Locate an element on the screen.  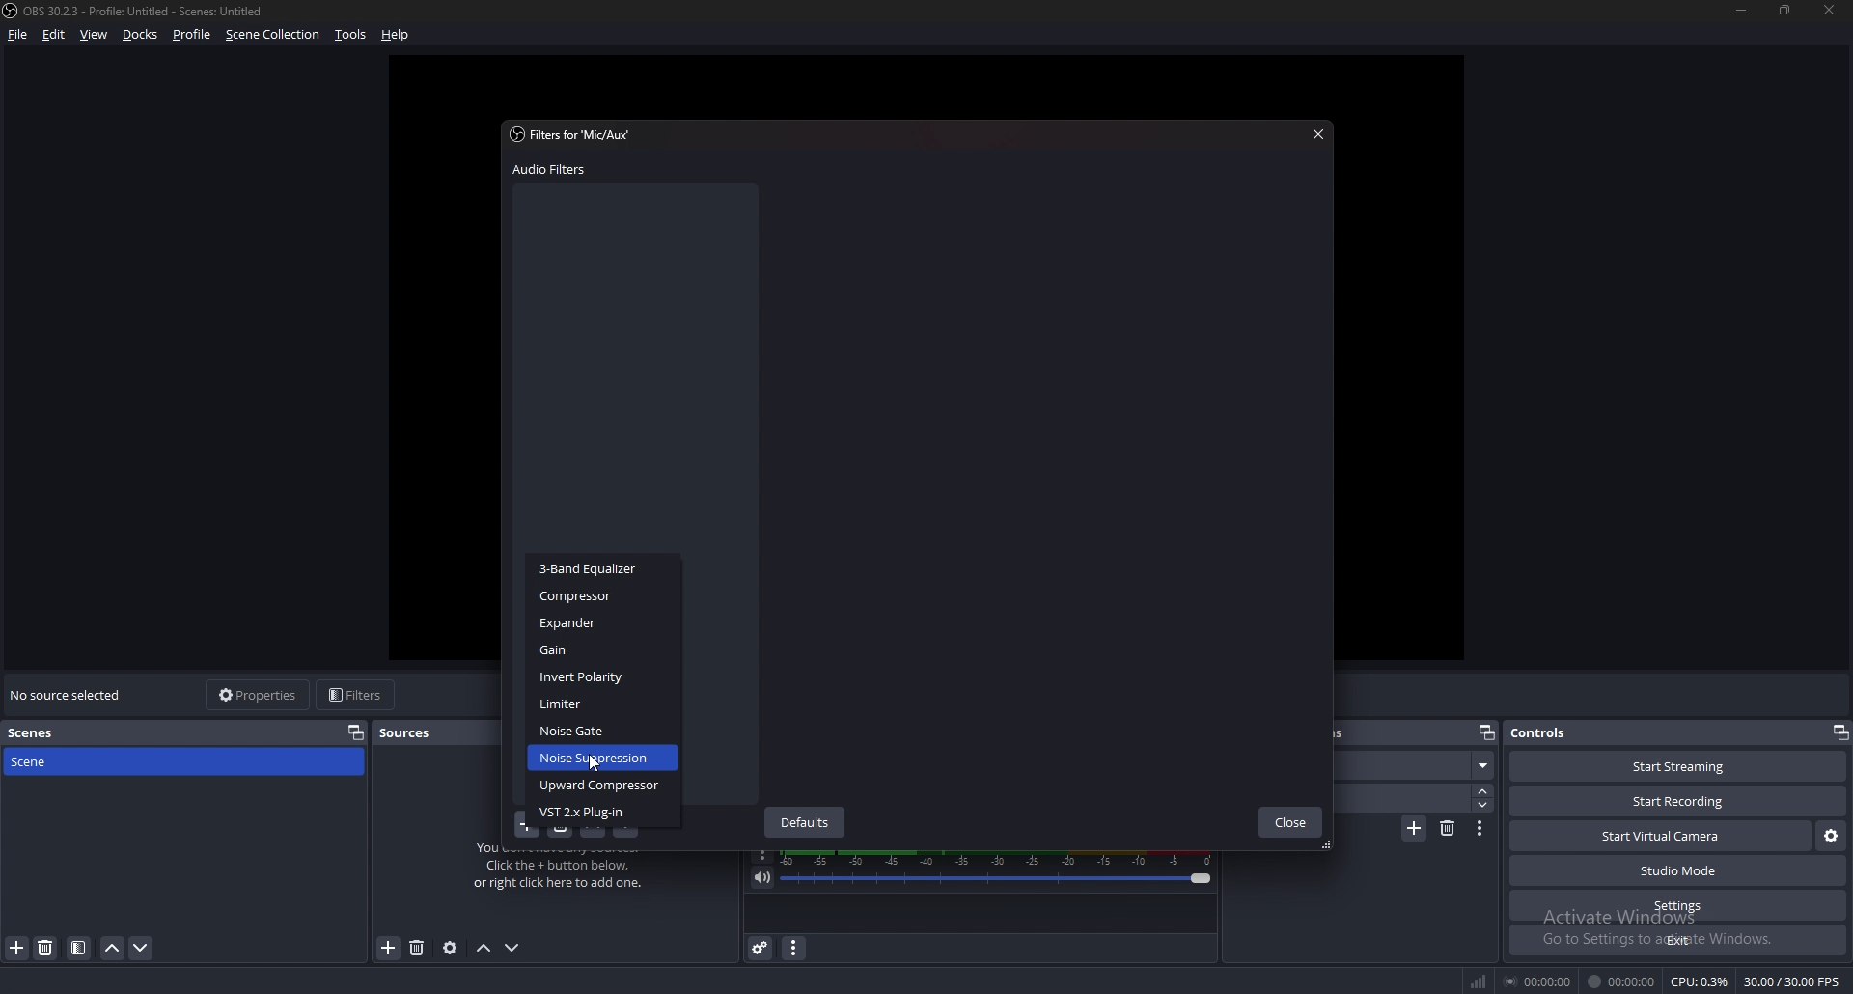
no source selected is located at coordinates (68, 694).